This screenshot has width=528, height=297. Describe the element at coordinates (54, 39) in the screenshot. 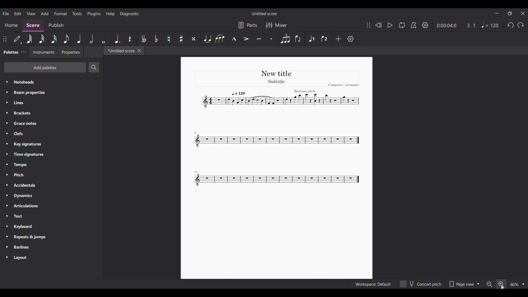

I see `16th note` at that location.